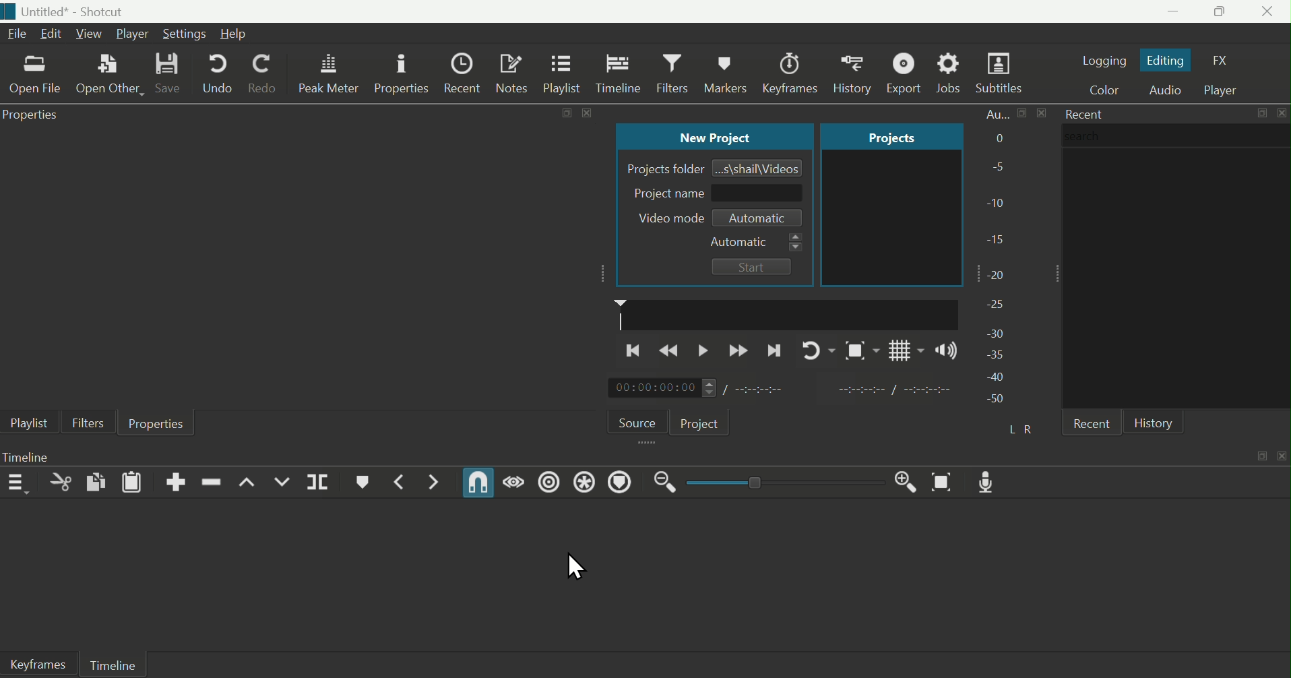 The width and height of the screenshot is (1291, 678). I want to click on Re-Play, so click(812, 348).